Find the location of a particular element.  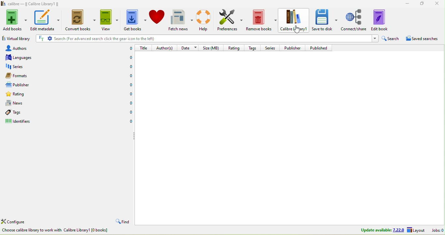

choose calibre library to work with calibrery library 1 [0 books] is located at coordinates (64, 231).